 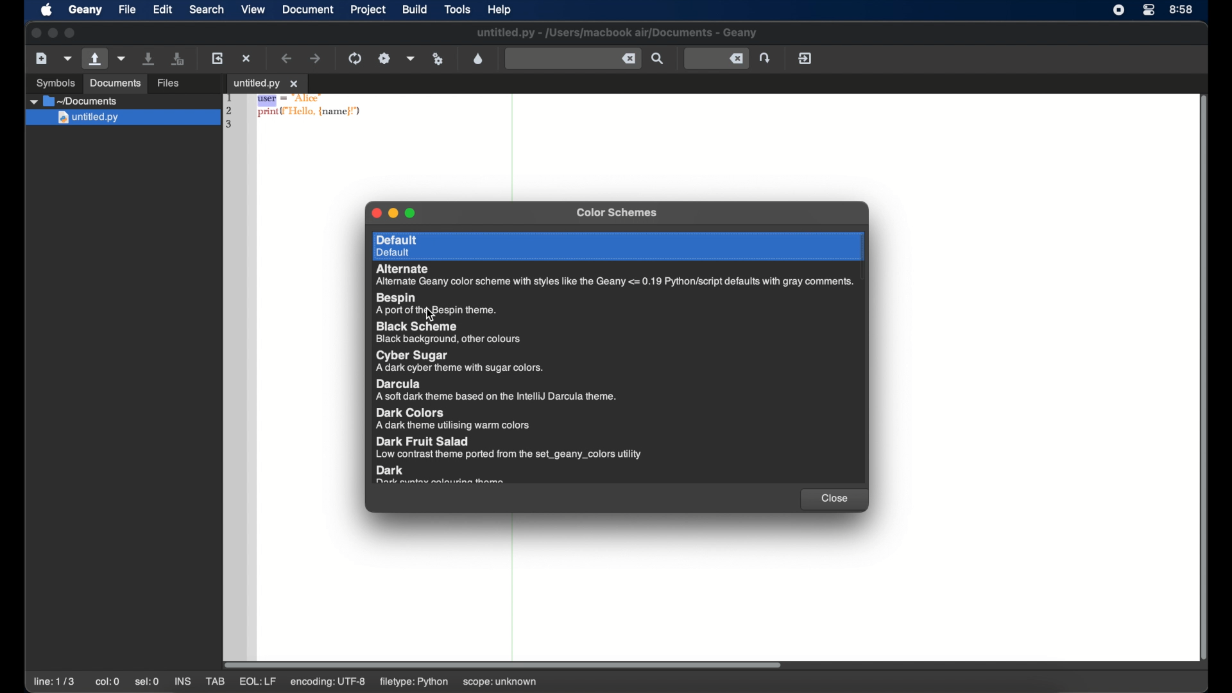 I want to click on edit, so click(x=162, y=10).